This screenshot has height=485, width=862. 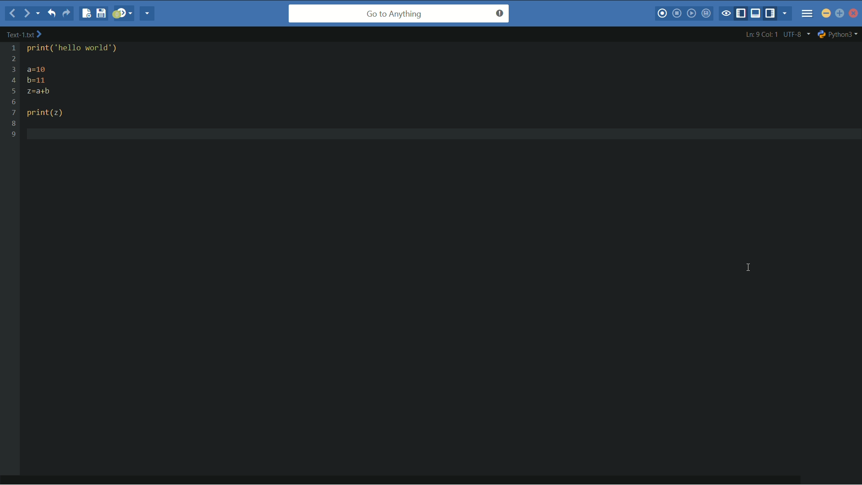 What do you see at coordinates (54, 13) in the screenshot?
I see `undo` at bounding box center [54, 13].